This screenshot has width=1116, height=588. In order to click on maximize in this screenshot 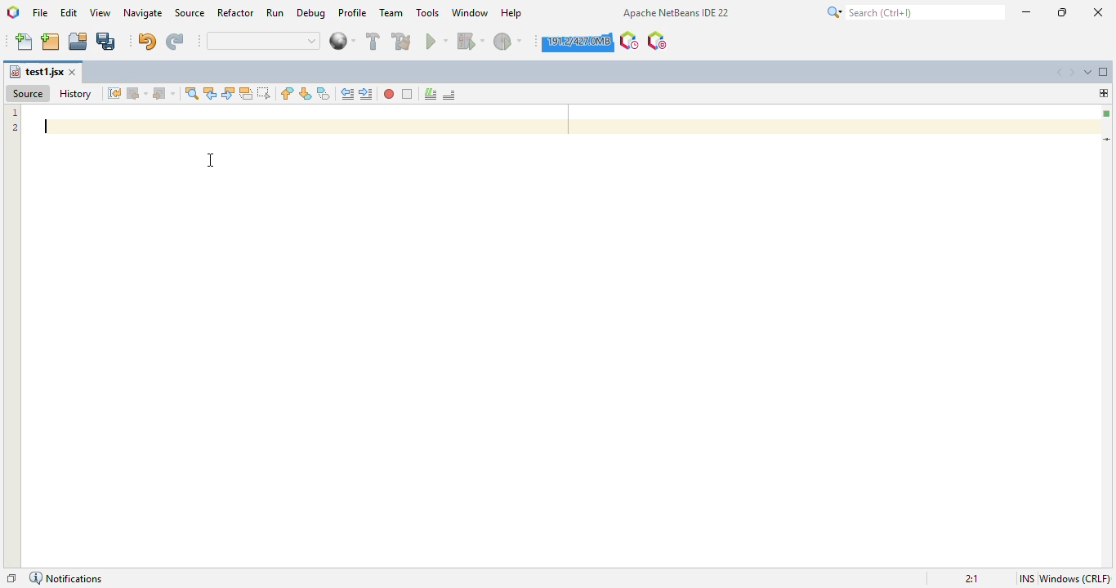, I will do `click(1062, 11)`.